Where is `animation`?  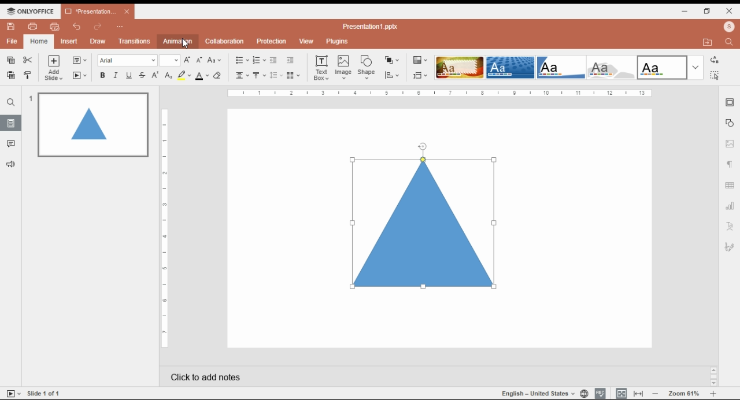
animation is located at coordinates (178, 41).